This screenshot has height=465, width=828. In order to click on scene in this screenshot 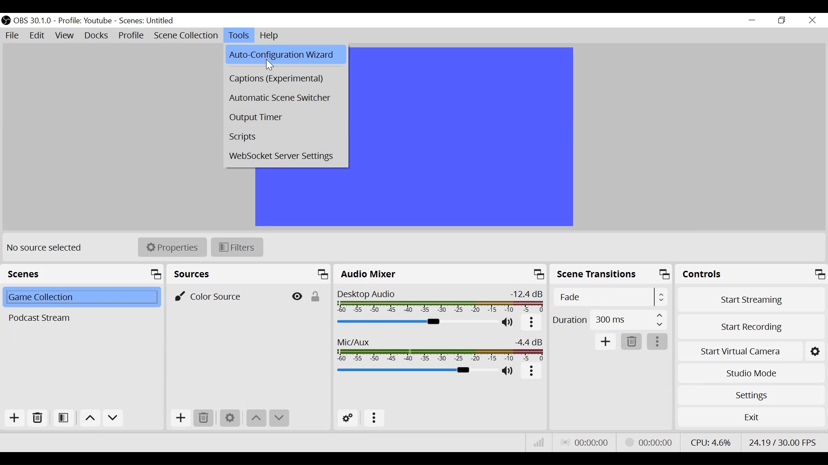, I will do `click(147, 21)`.